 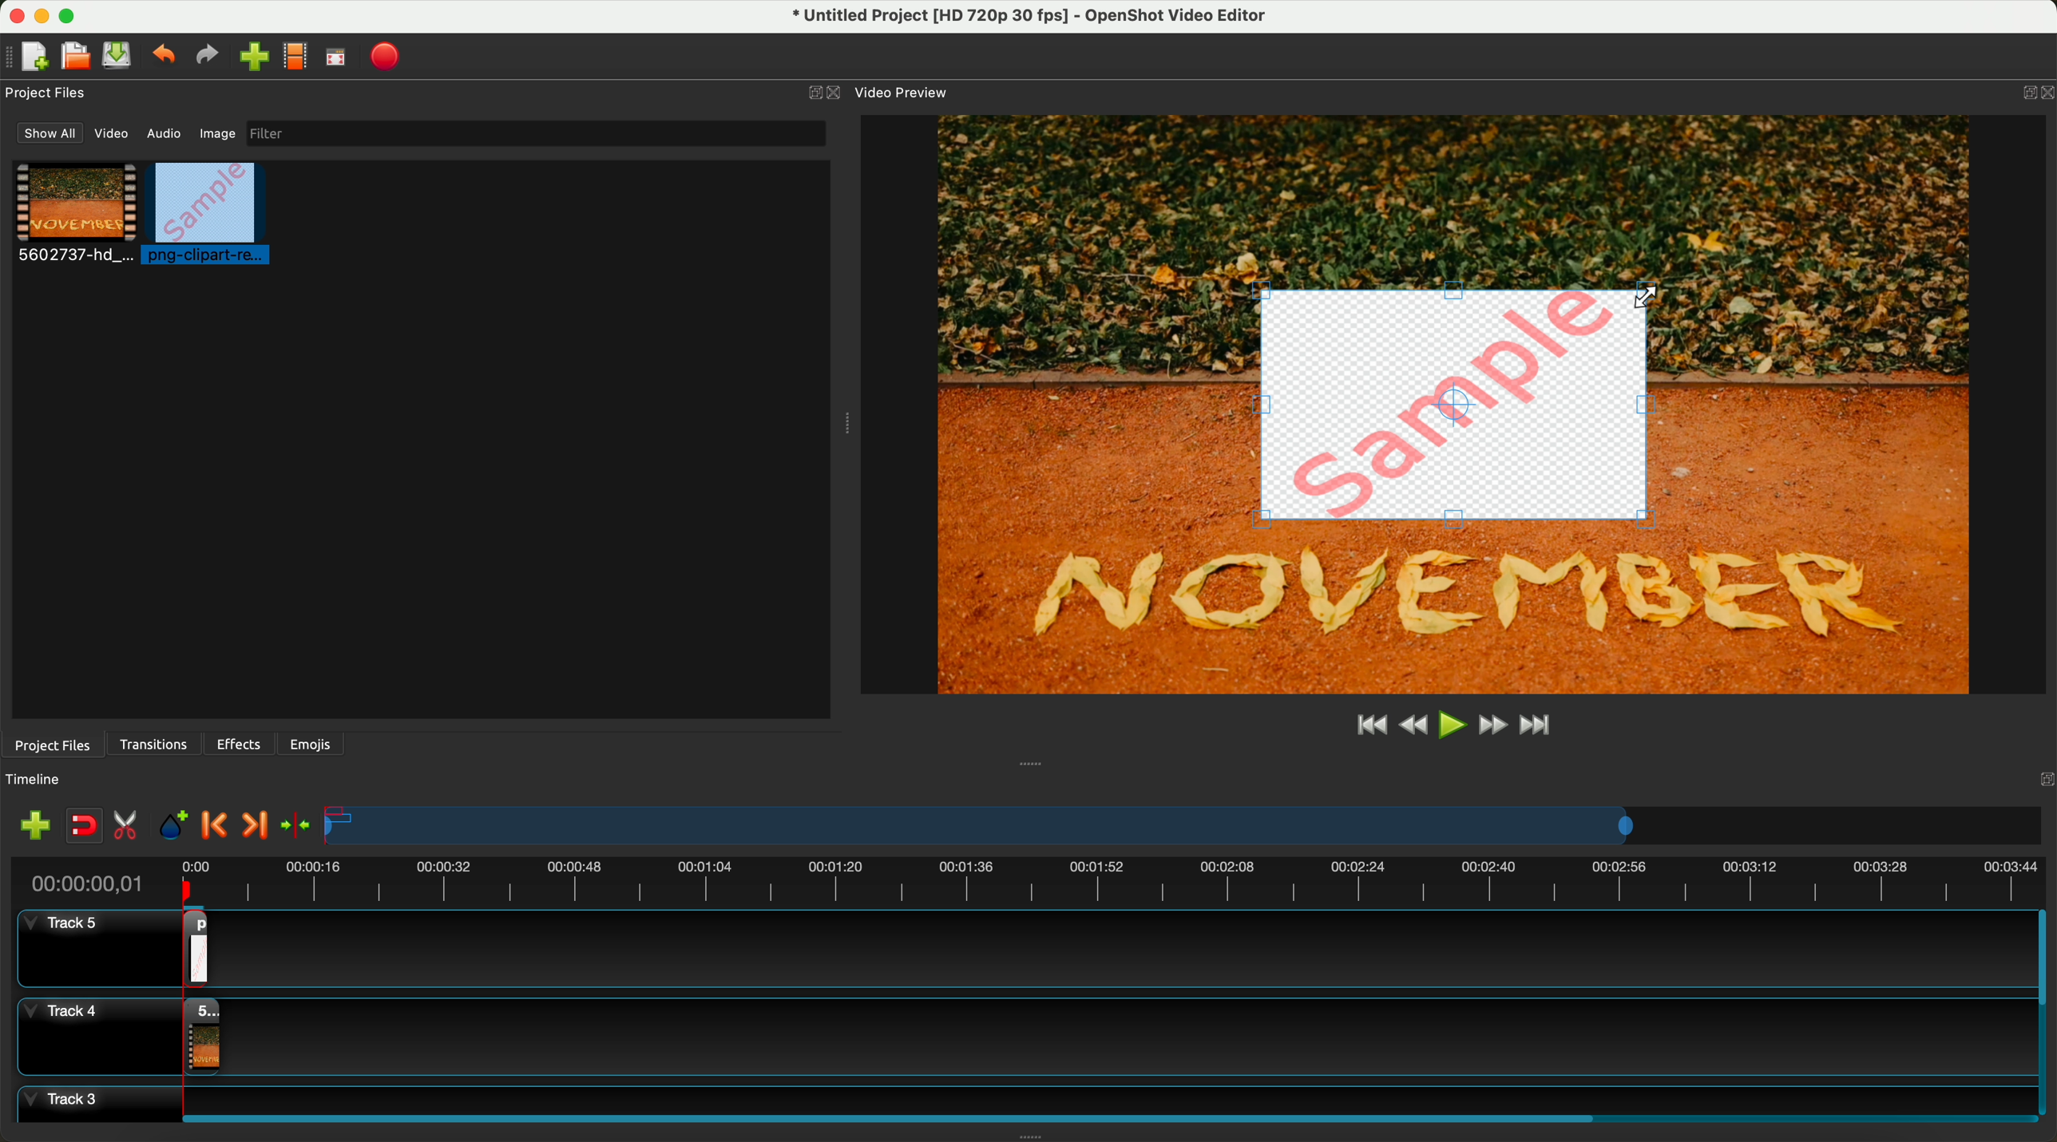 I want to click on center the timeline on the playhead, so click(x=295, y=824).